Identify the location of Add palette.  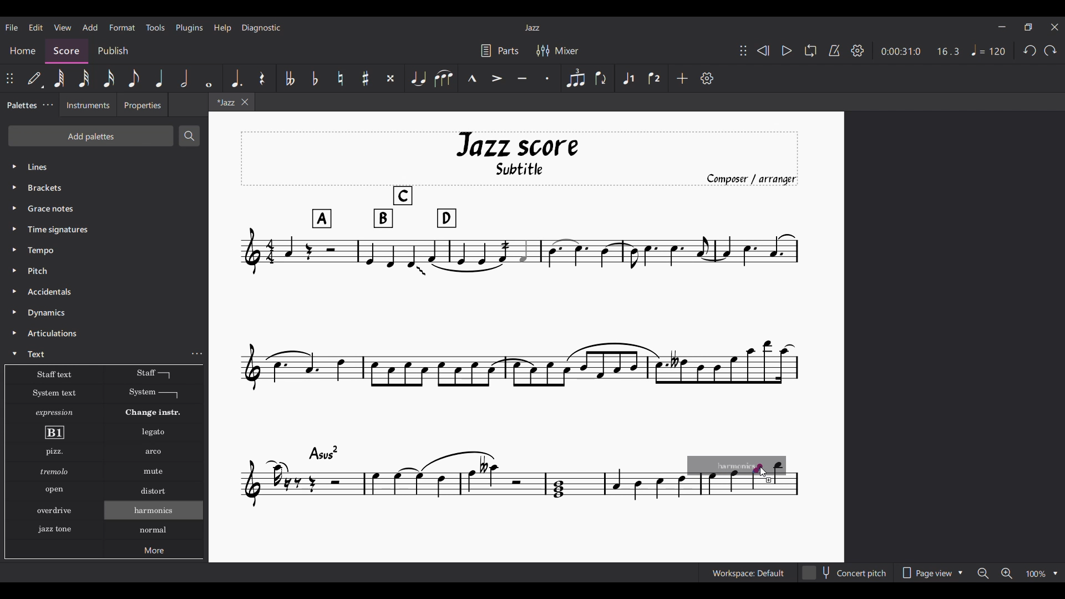
(90, 136).